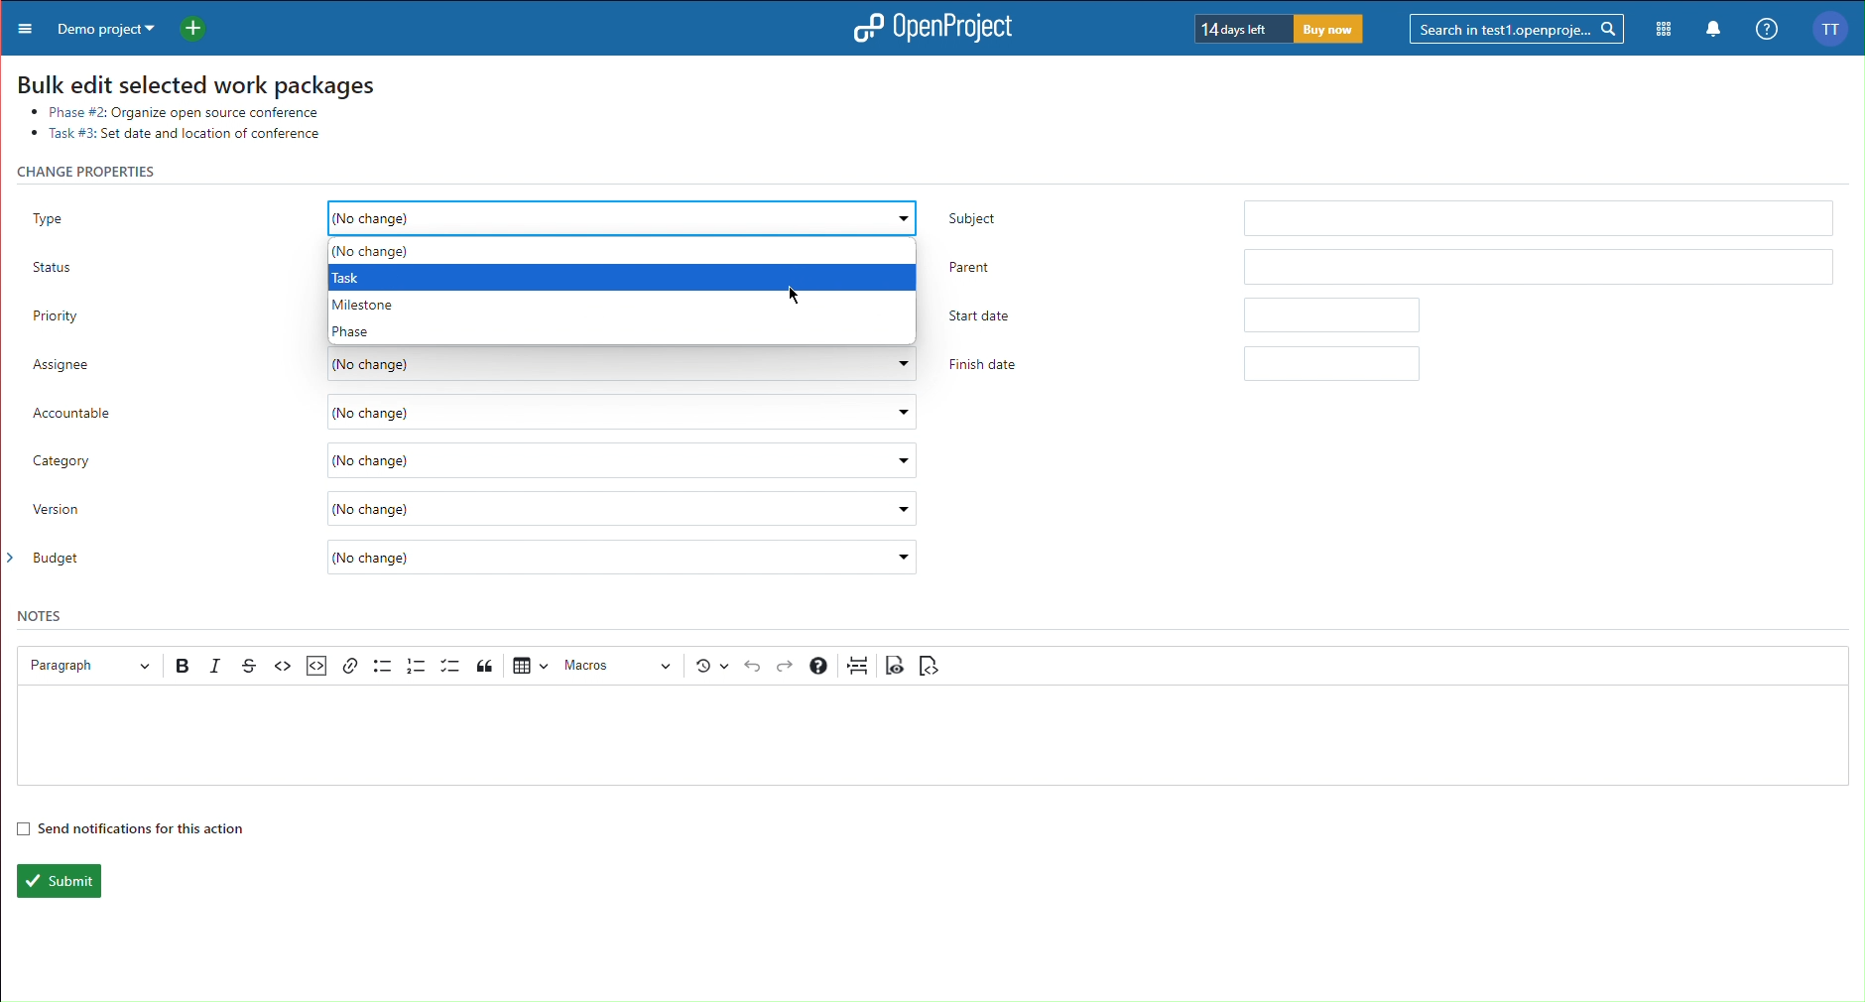  I want to click on Numbered List, so click(417, 666).